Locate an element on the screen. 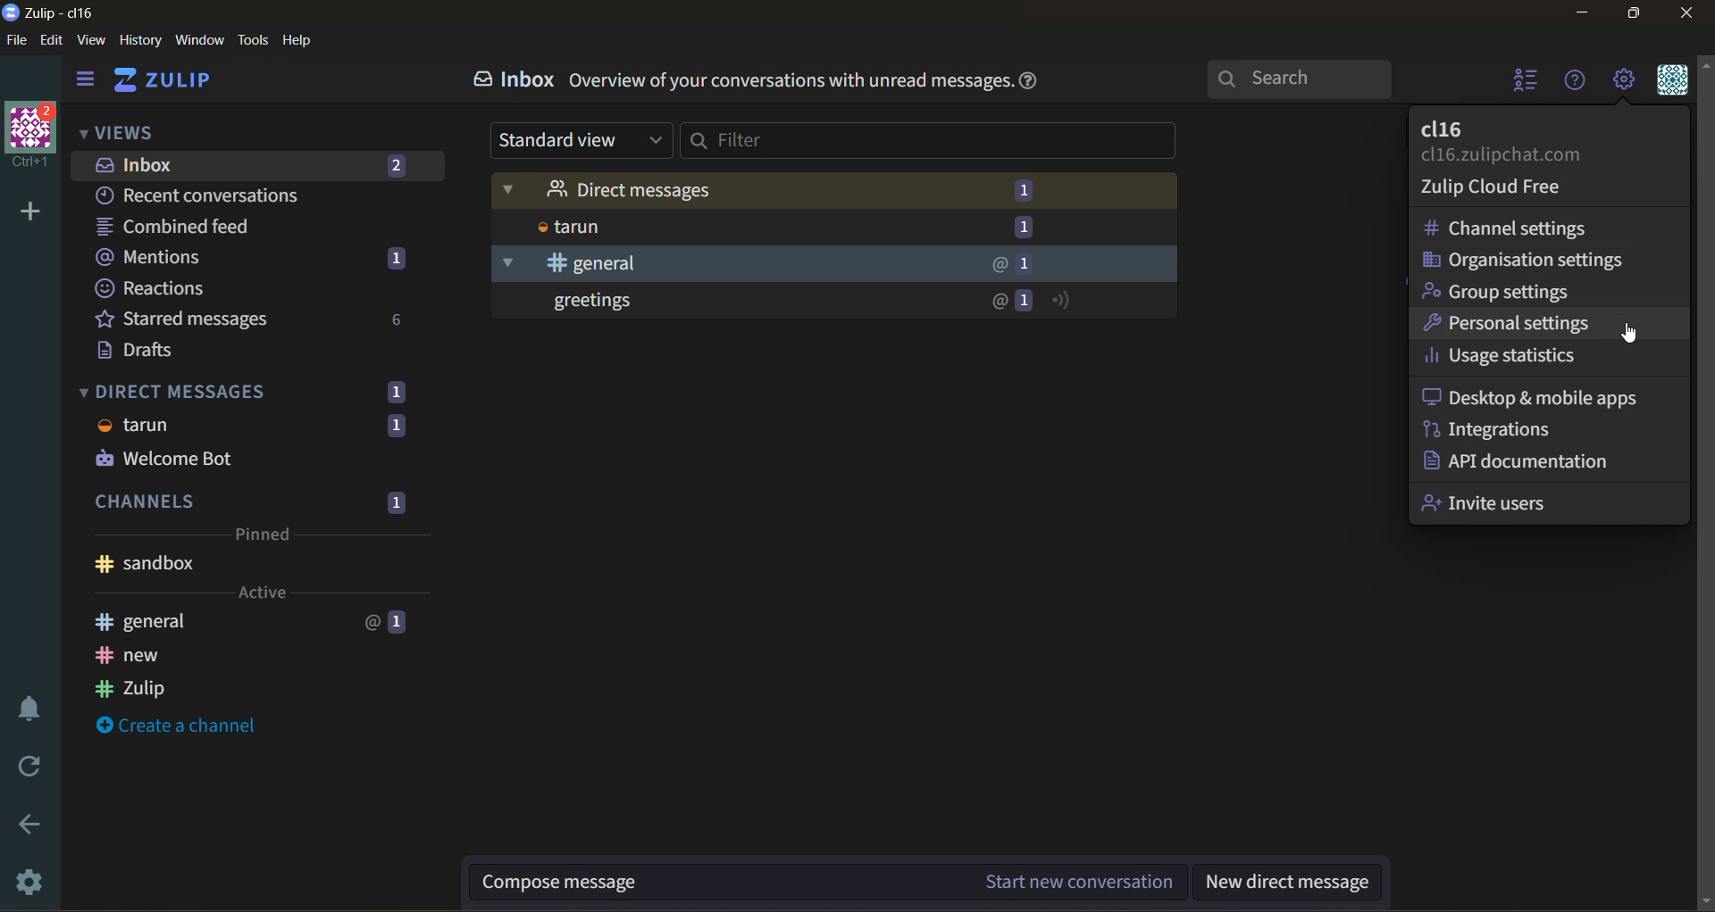 This screenshot has height=912, width=1715. starred messages is located at coordinates (261, 319).